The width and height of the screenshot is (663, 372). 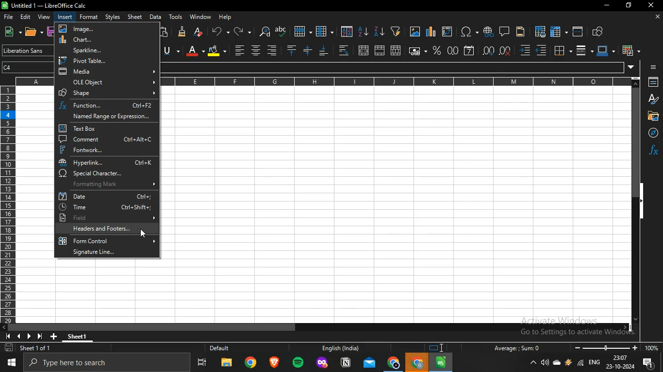 I want to click on time, so click(x=104, y=207).